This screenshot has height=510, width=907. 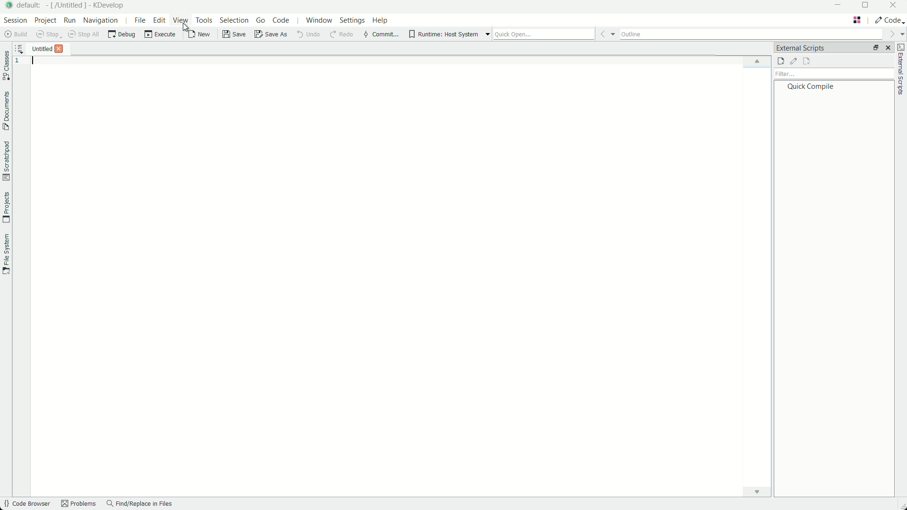 I want to click on cursor, so click(x=186, y=29).